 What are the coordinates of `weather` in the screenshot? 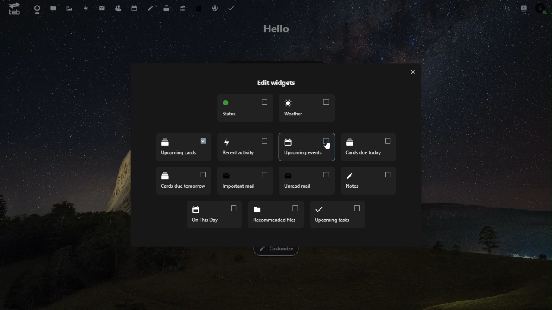 It's located at (307, 107).